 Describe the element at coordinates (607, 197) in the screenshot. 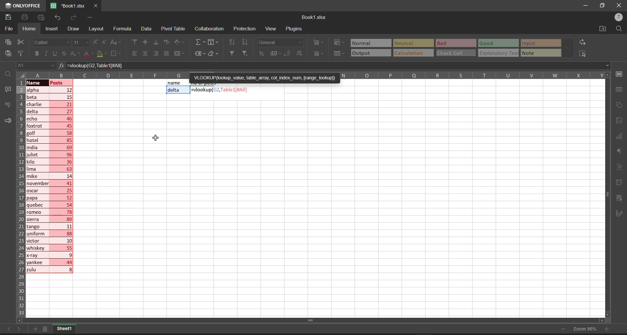

I see `vertical scroll bar` at that location.